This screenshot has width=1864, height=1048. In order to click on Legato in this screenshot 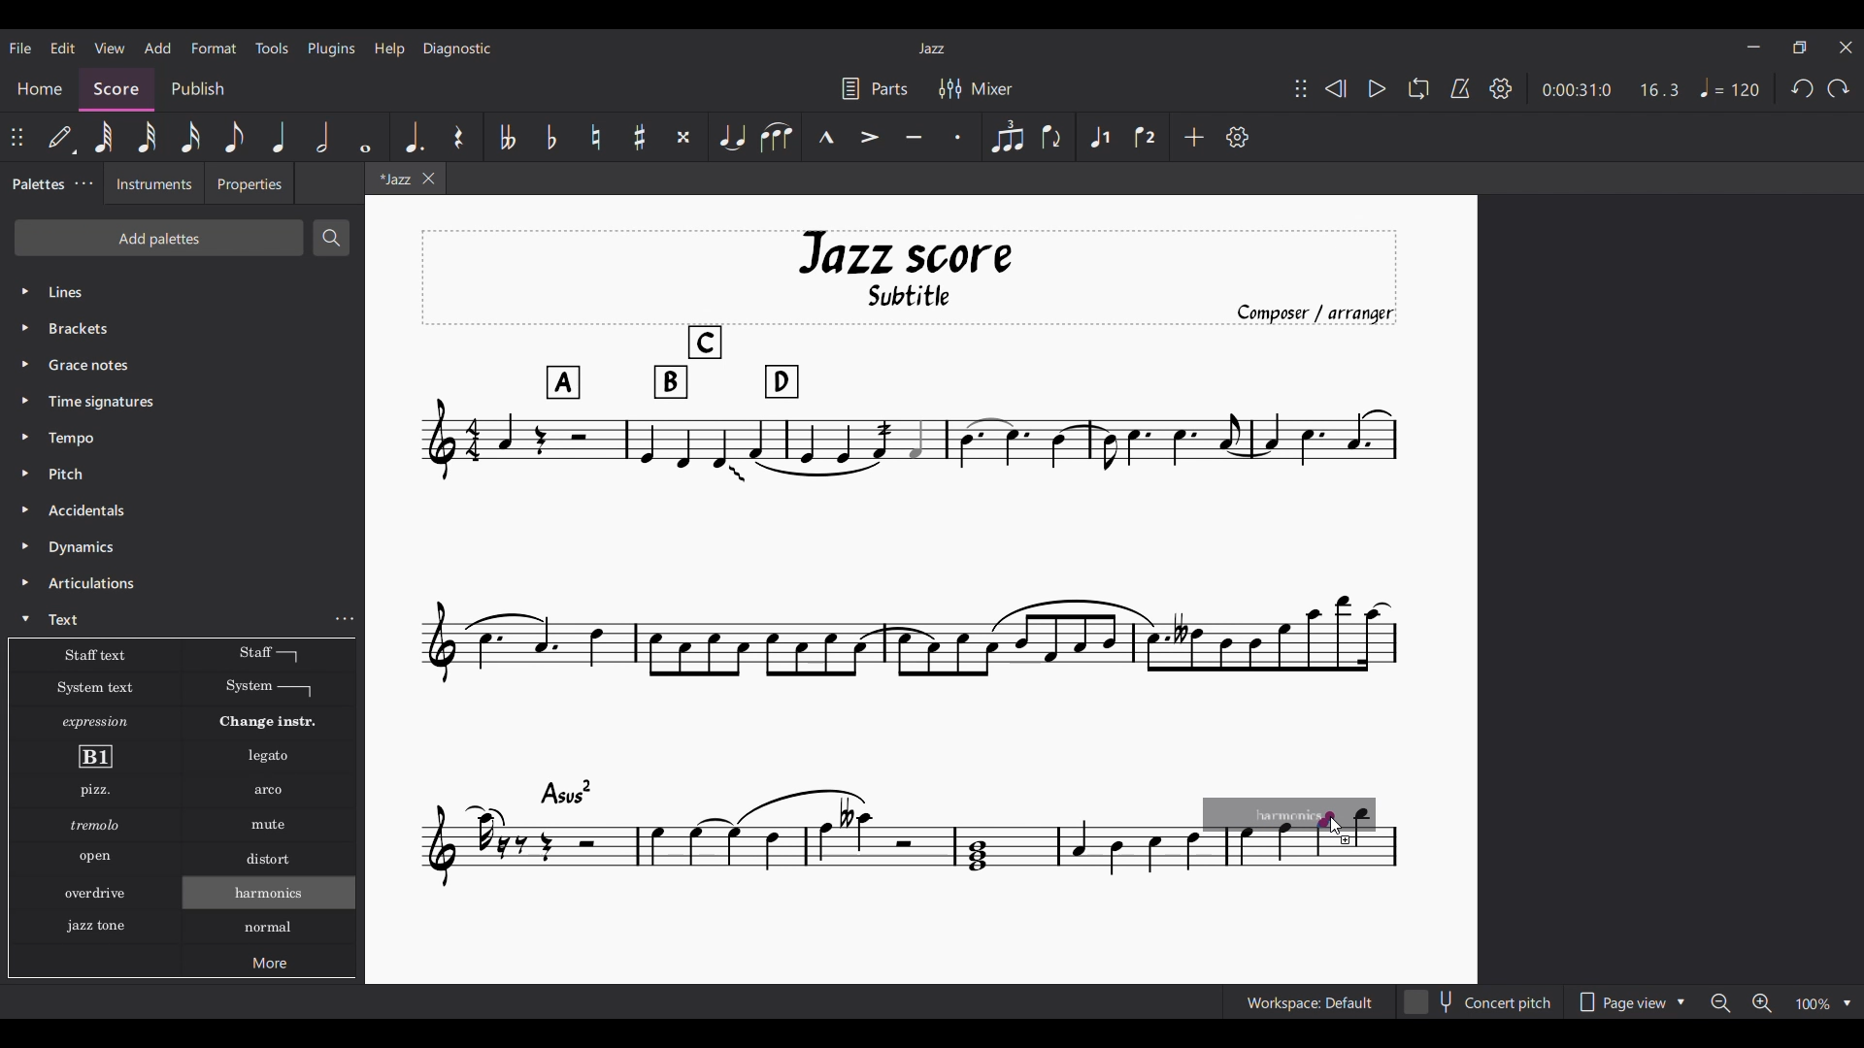, I will do `click(272, 757)`.